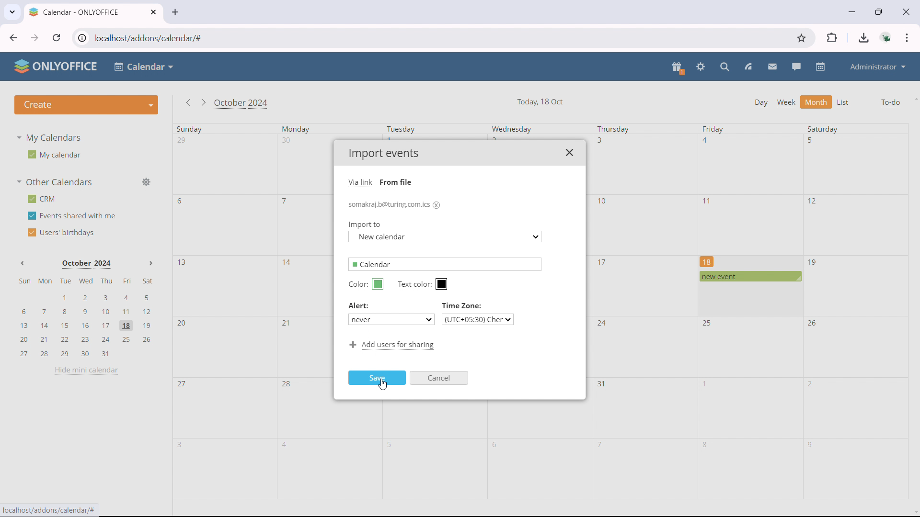 The height and width of the screenshot is (517, 920). I want to click on customize & control, so click(907, 38).